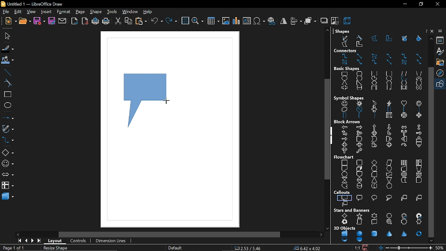  I want to click on display, so click(389, 186).